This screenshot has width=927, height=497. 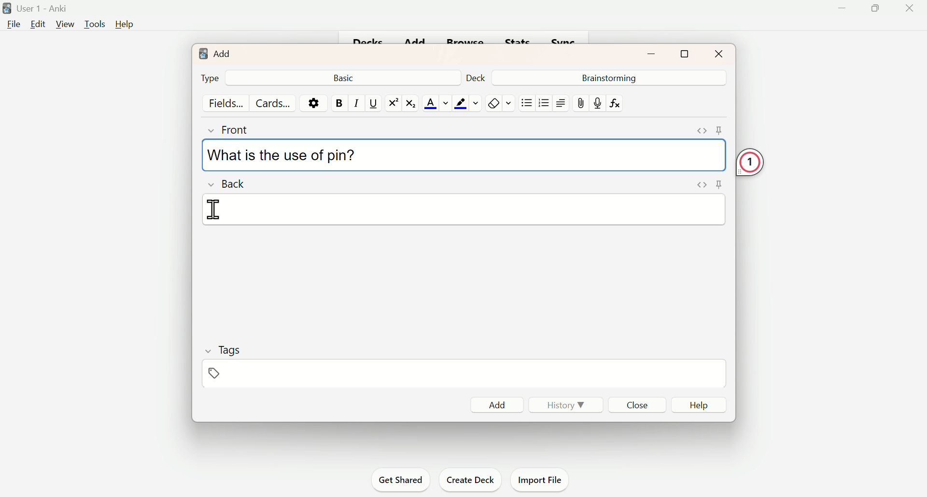 What do you see at coordinates (468, 479) in the screenshot?
I see `Create Deck` at bounding box center [468, 479].